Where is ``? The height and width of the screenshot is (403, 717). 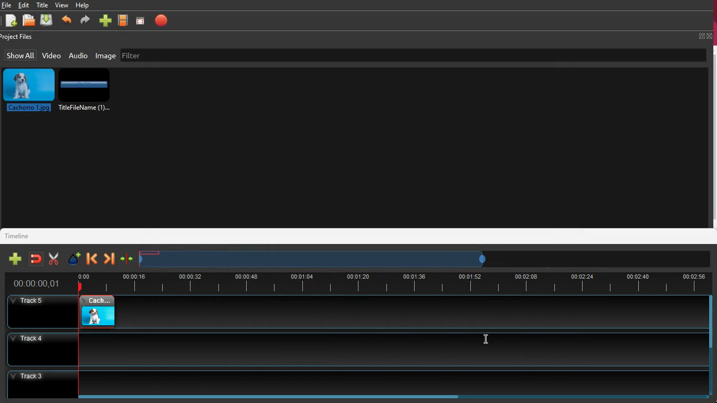  is located at coordinates (37, 284).